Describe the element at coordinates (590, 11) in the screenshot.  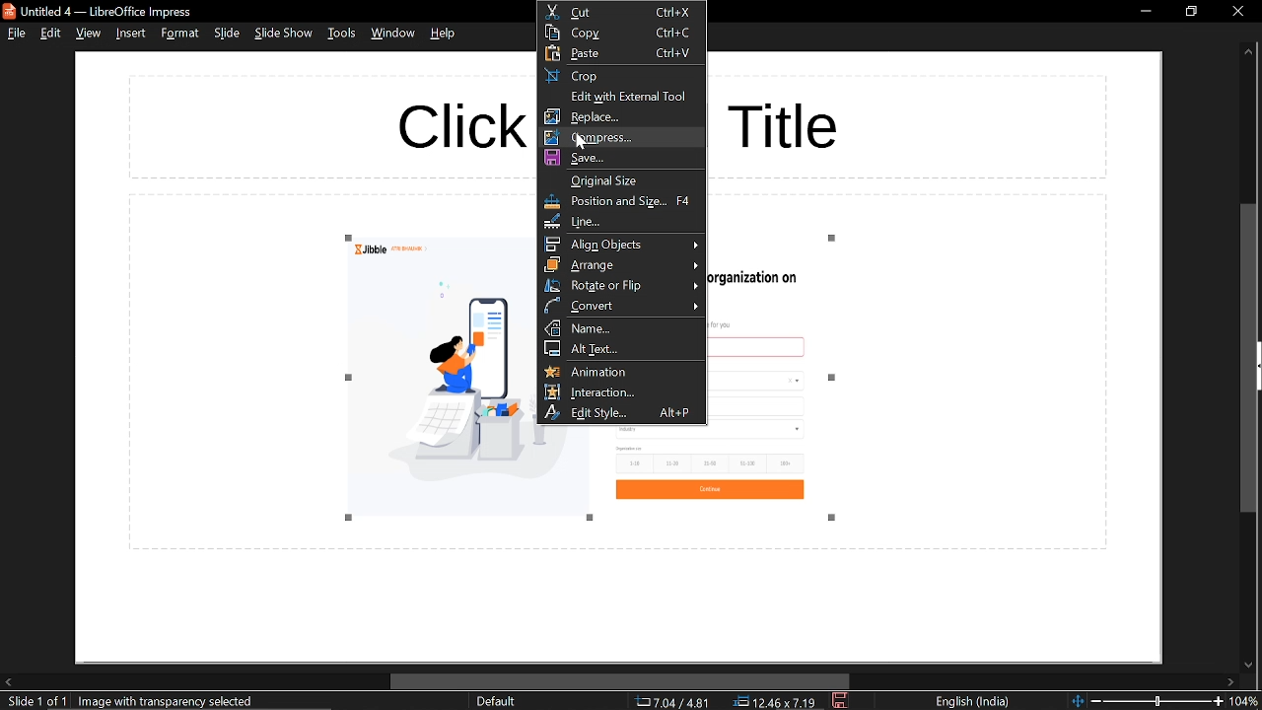
I see `cut` at that location.